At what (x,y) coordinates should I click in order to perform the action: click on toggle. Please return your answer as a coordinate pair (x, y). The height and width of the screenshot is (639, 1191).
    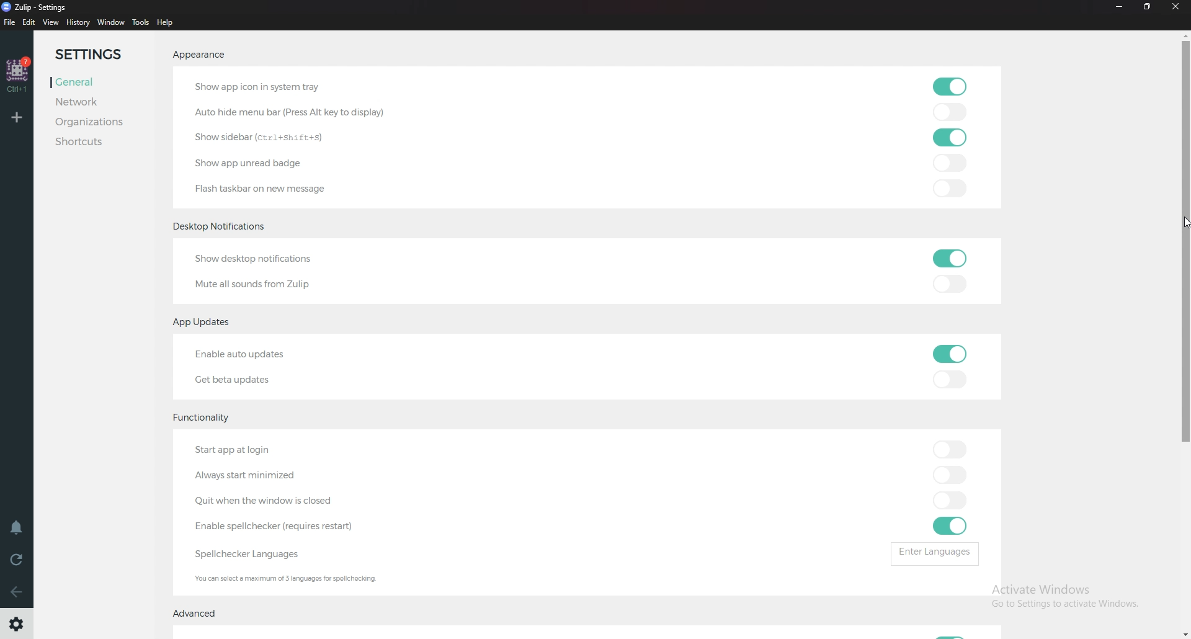
    Looking at the image, I should click on (949, 136).